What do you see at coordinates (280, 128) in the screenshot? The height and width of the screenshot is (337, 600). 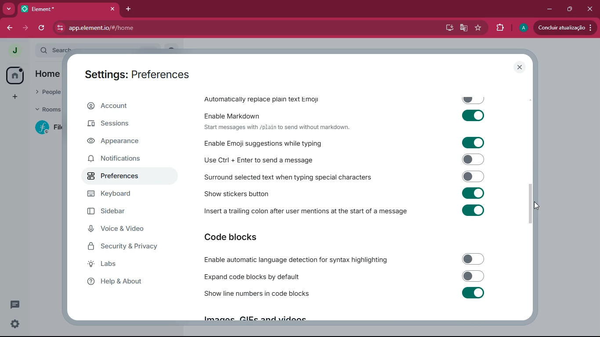 I see `‘Start messages with /plain to send without markdown.` at bounding box center [280, 128].